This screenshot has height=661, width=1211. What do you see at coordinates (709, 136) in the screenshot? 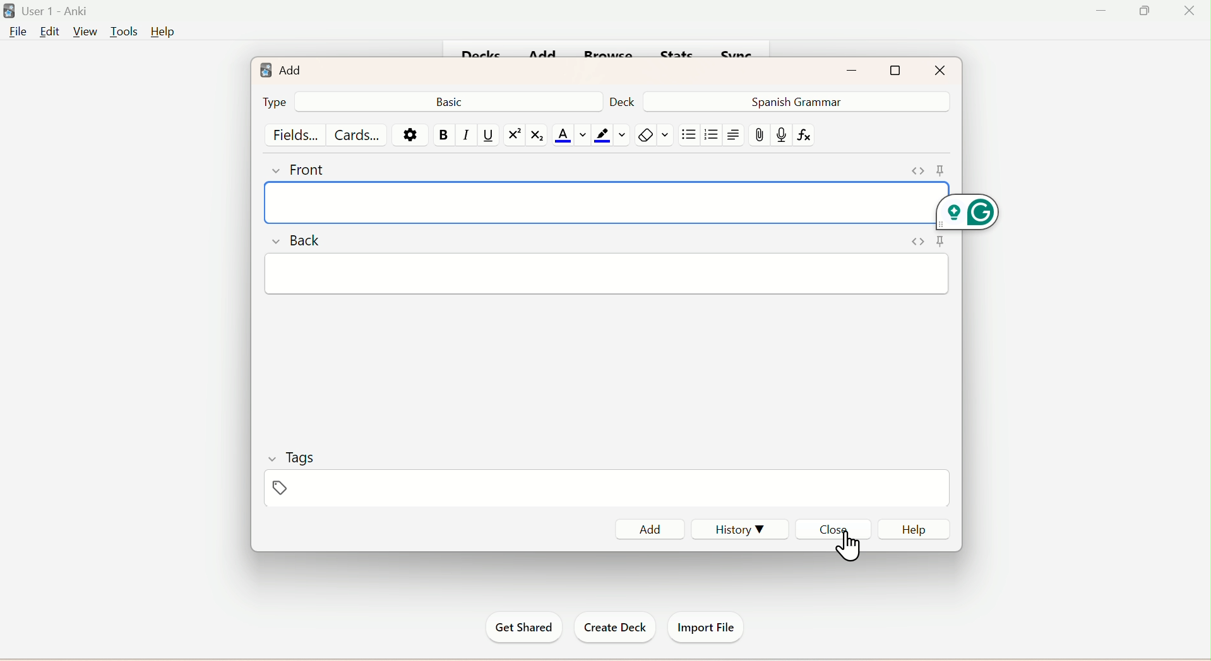
I see `/organised List` at bounding box center [709, 136].